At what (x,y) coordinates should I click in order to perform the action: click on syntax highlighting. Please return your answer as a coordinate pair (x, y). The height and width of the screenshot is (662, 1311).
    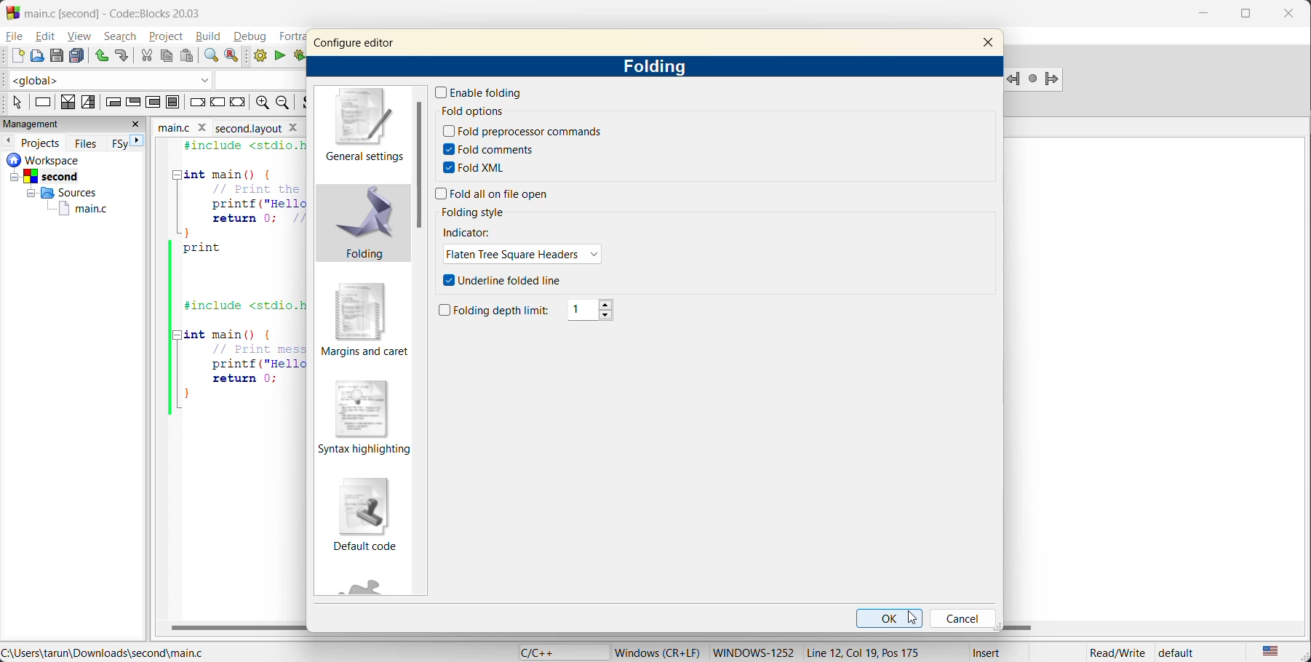
    Looking at the image, I should click on (364, 420).